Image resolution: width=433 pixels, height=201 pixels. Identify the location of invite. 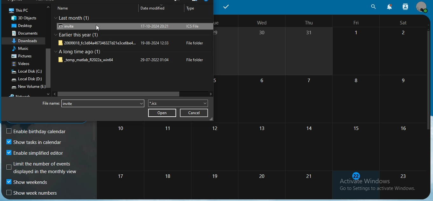
(102, 104).